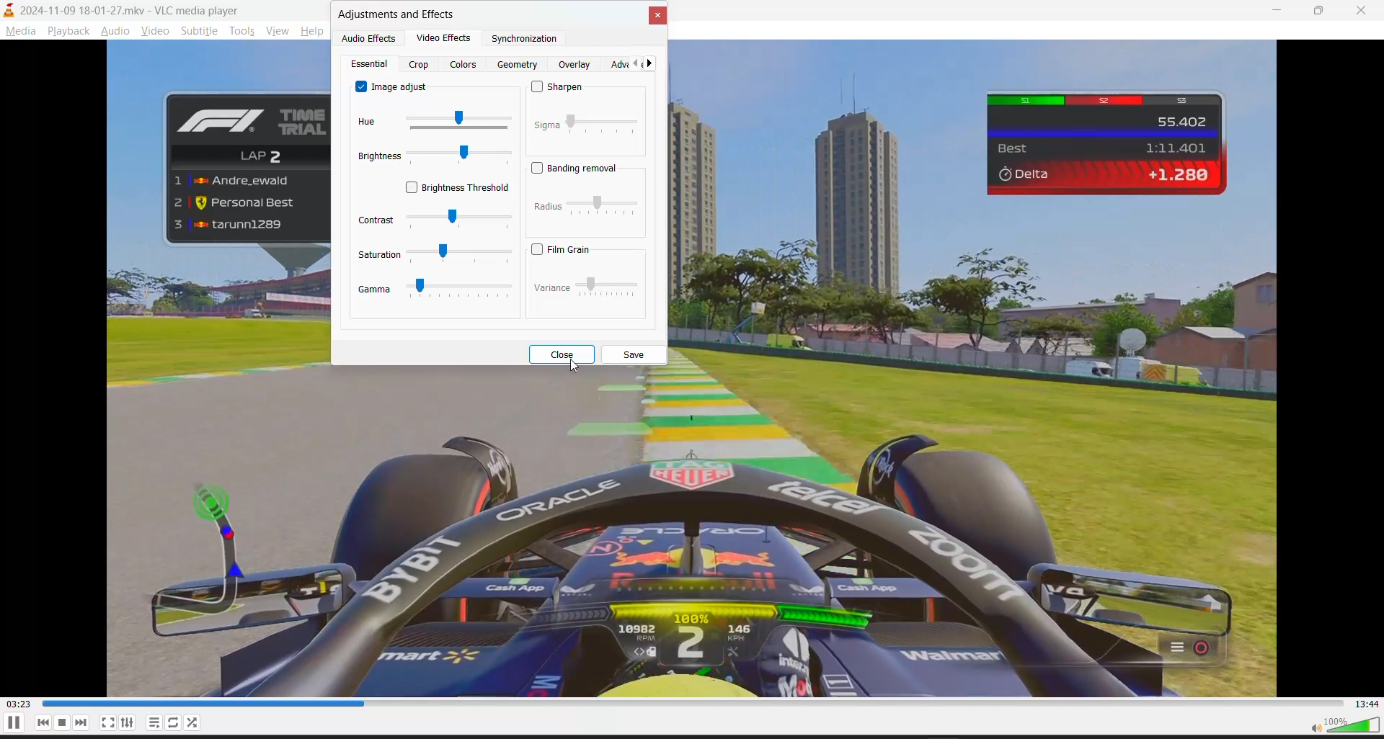 The width and height of the screenshot is (1384, 739). What do you see at coordinates (377, 156) in the screenshot?
I see `brightness` at bounding box center [377, 156].